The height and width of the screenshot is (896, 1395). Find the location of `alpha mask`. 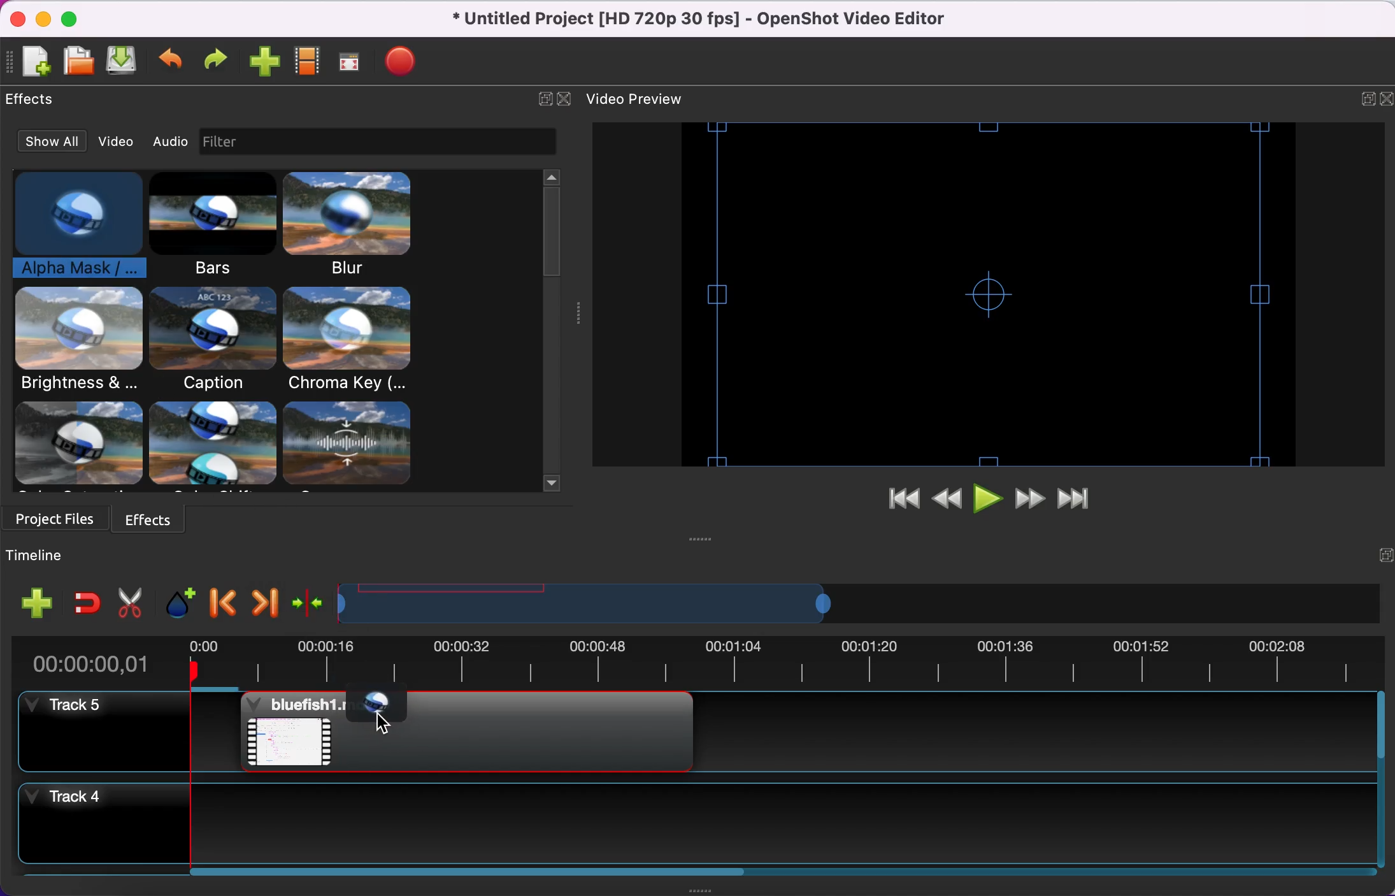

alpha mask is located at coordinates (68, 227).